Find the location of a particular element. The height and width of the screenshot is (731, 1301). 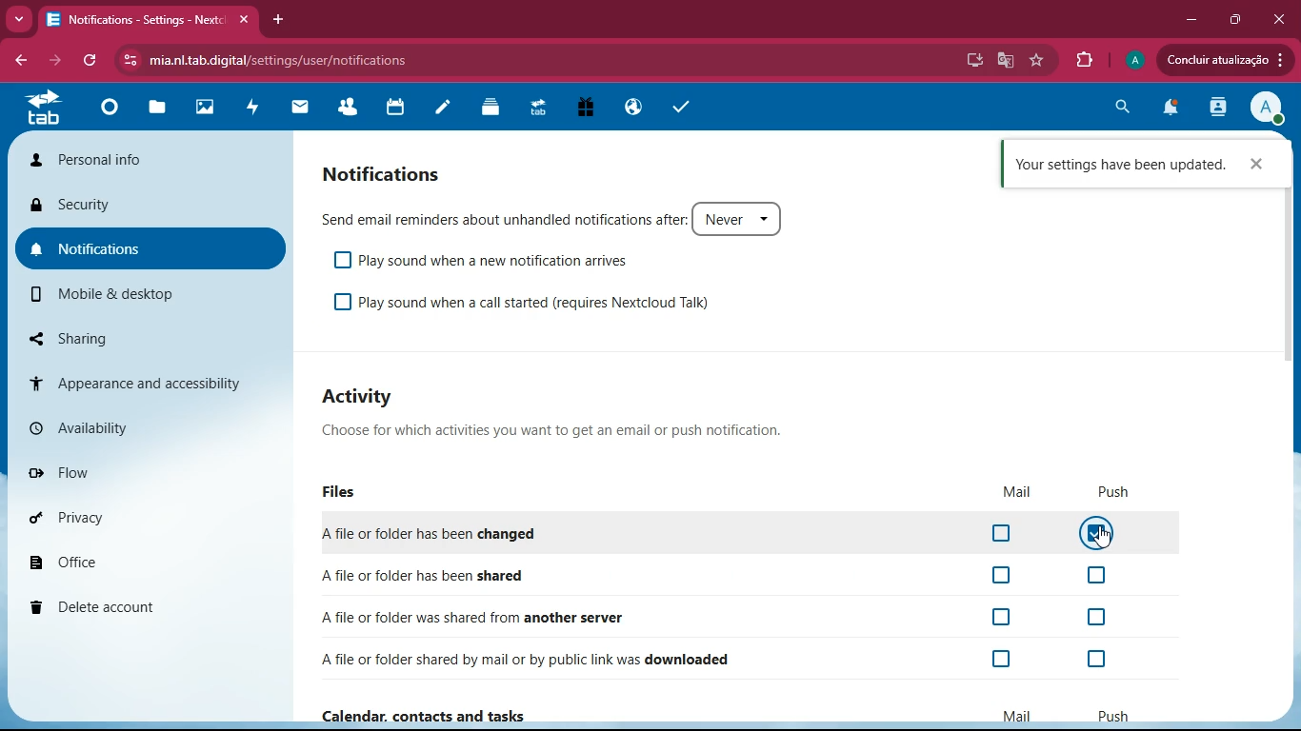

office is located at coordinates (123, 556).